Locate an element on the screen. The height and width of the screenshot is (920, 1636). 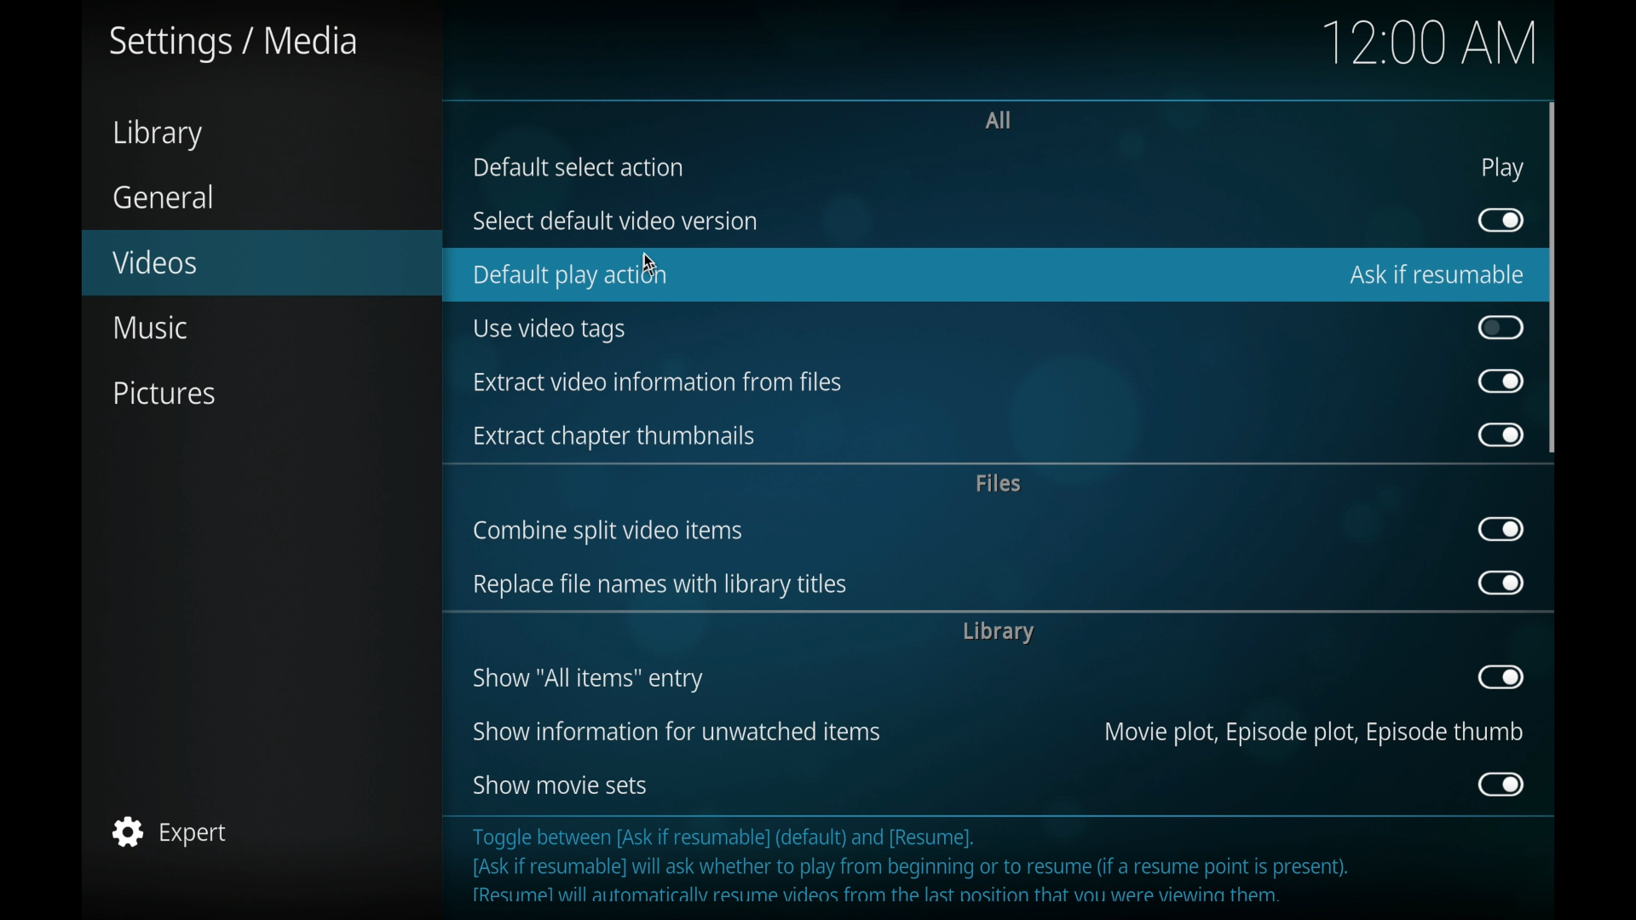
pictures is located at coordinates (169, 394).